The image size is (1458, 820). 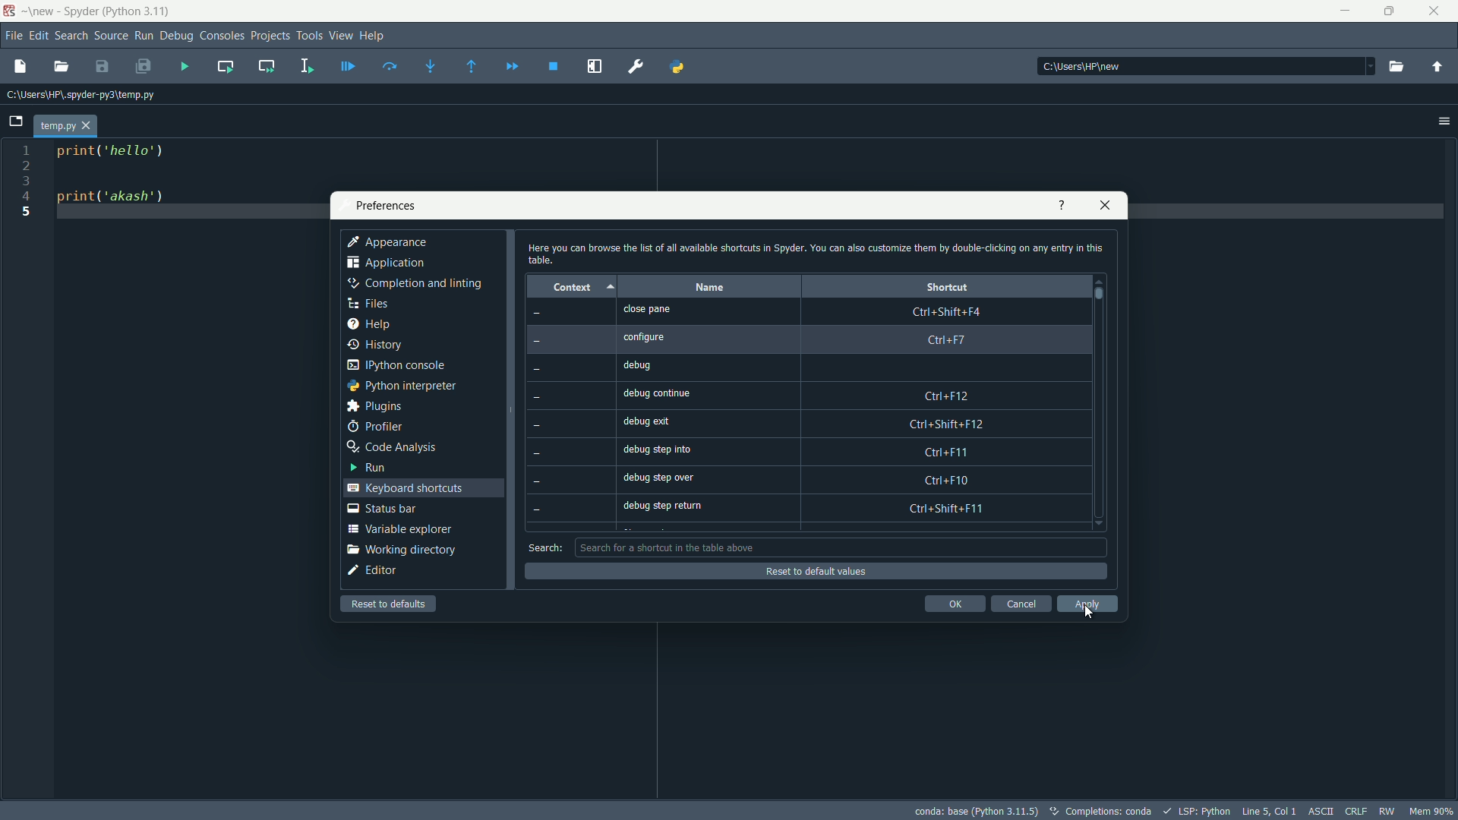 I want to click on | C:\Users\HP\new, so click(x=1079, y=68).